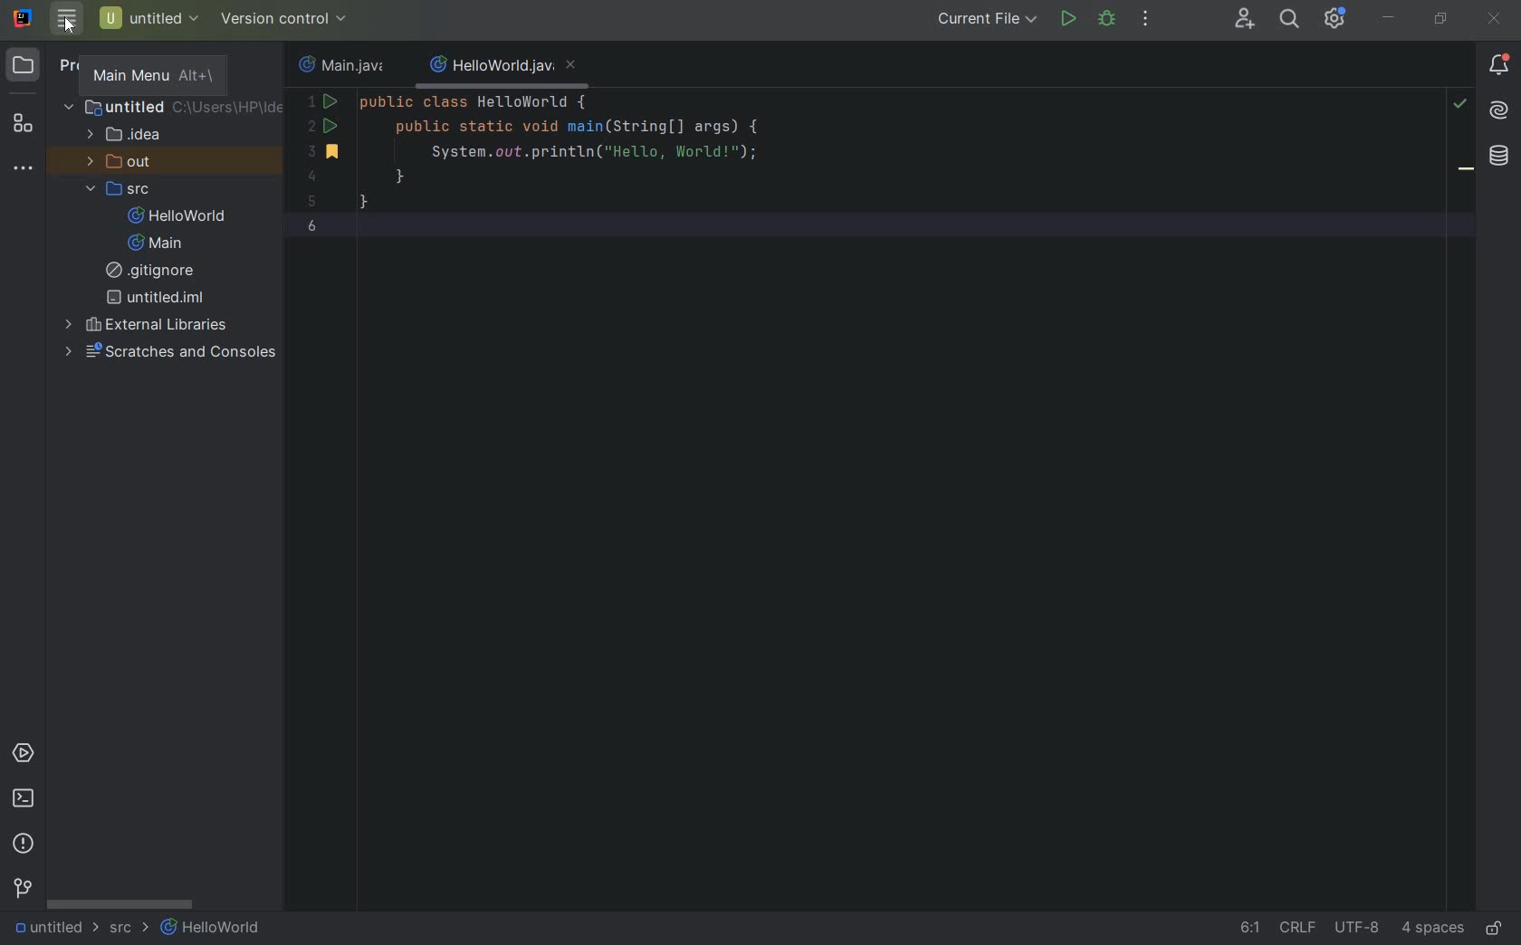 This screenshot has height=945, width=1521. I want to click on more tool windows, so click(24, 168).